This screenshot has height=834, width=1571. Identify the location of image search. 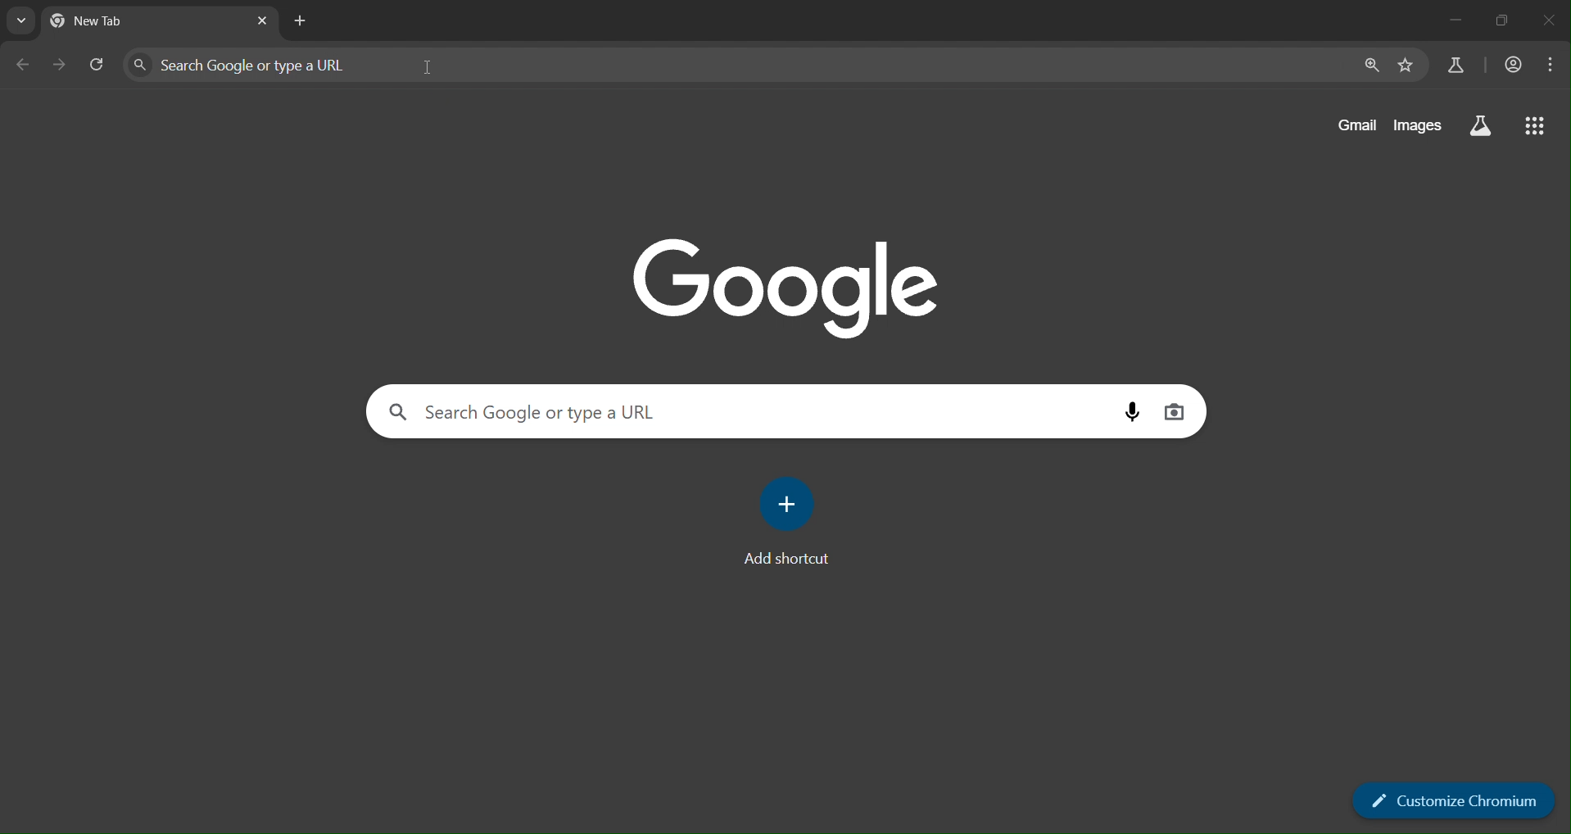
(1175, 410).